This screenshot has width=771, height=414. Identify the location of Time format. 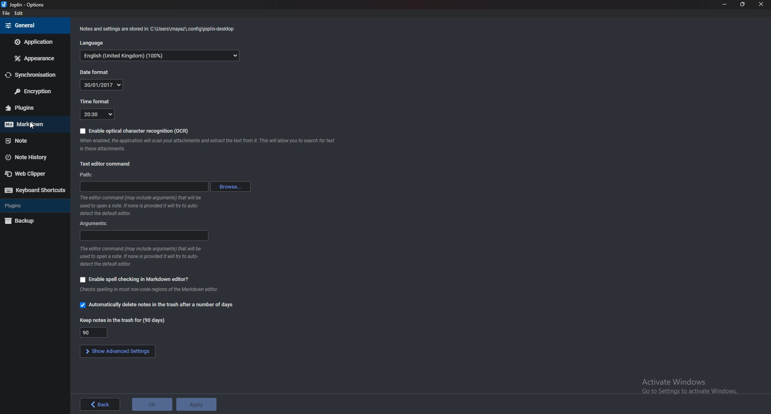
(95, 102).